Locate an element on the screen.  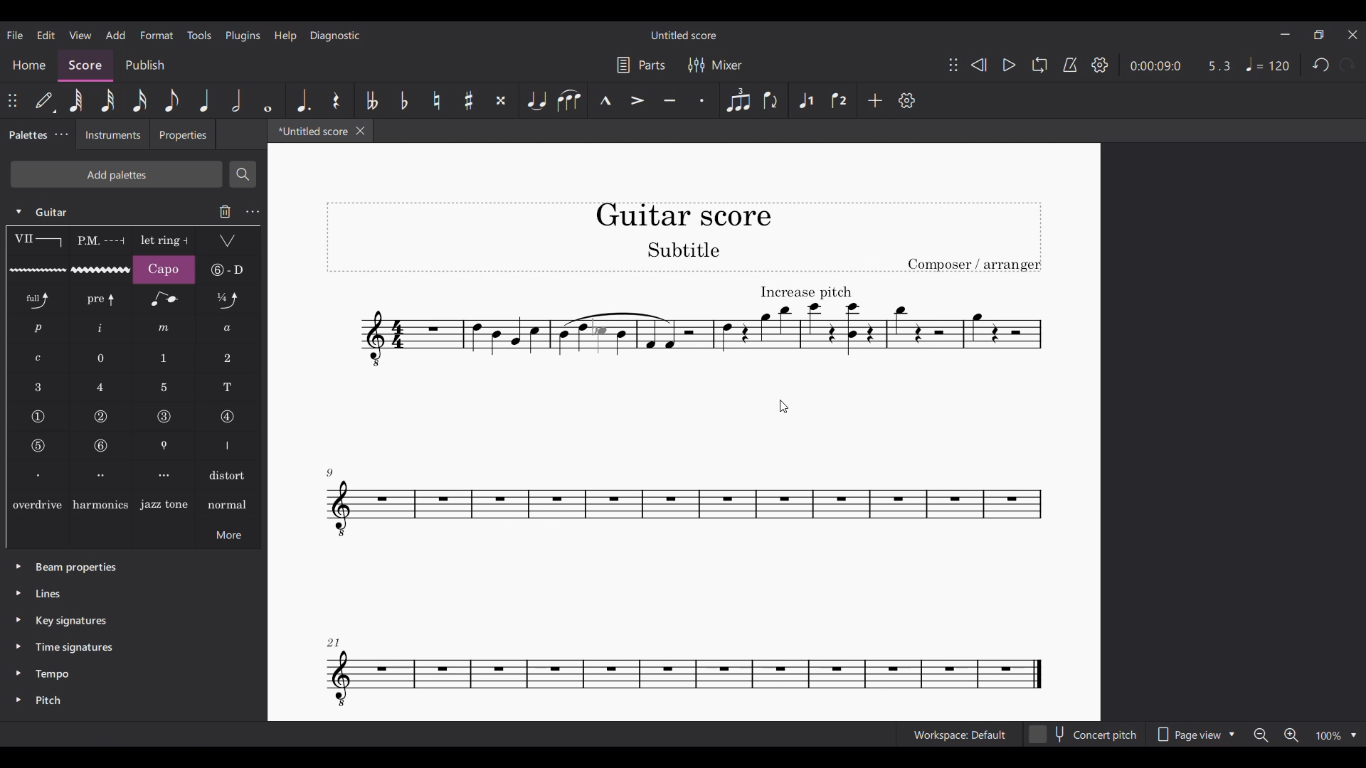
Current ratio is located at coordinates (1219, 66).